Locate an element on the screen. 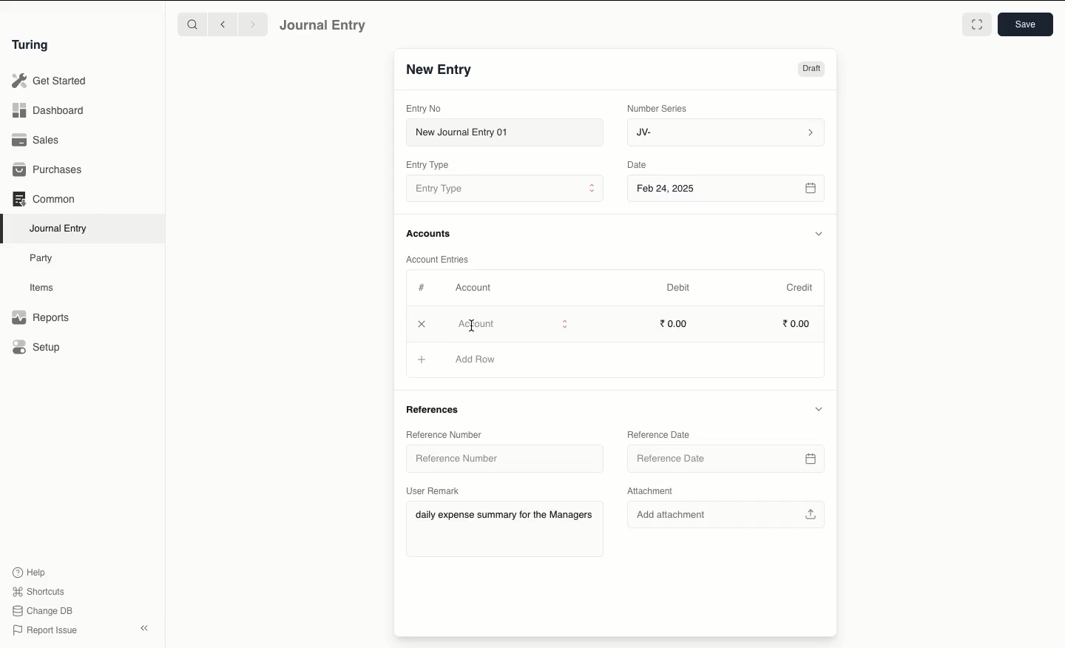  Get Started is located at coordinates (50, 81).